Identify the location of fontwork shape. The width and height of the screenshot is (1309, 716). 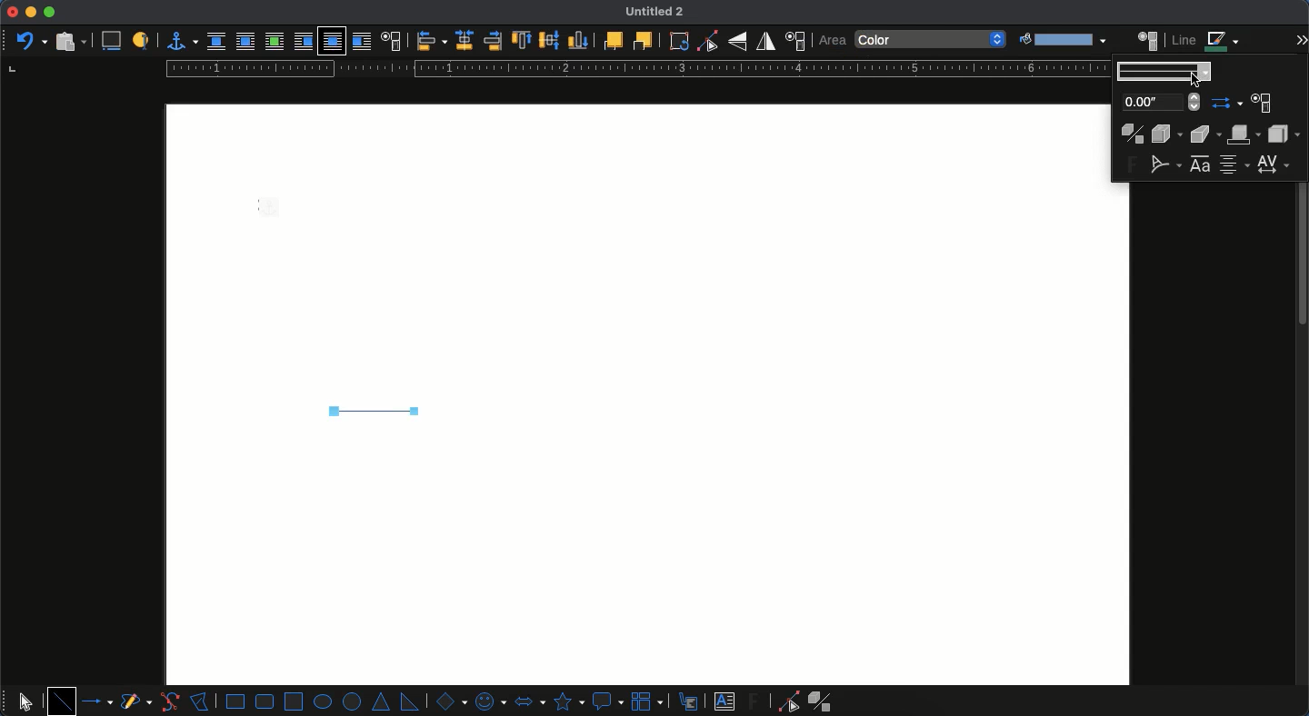
(1166, 164).